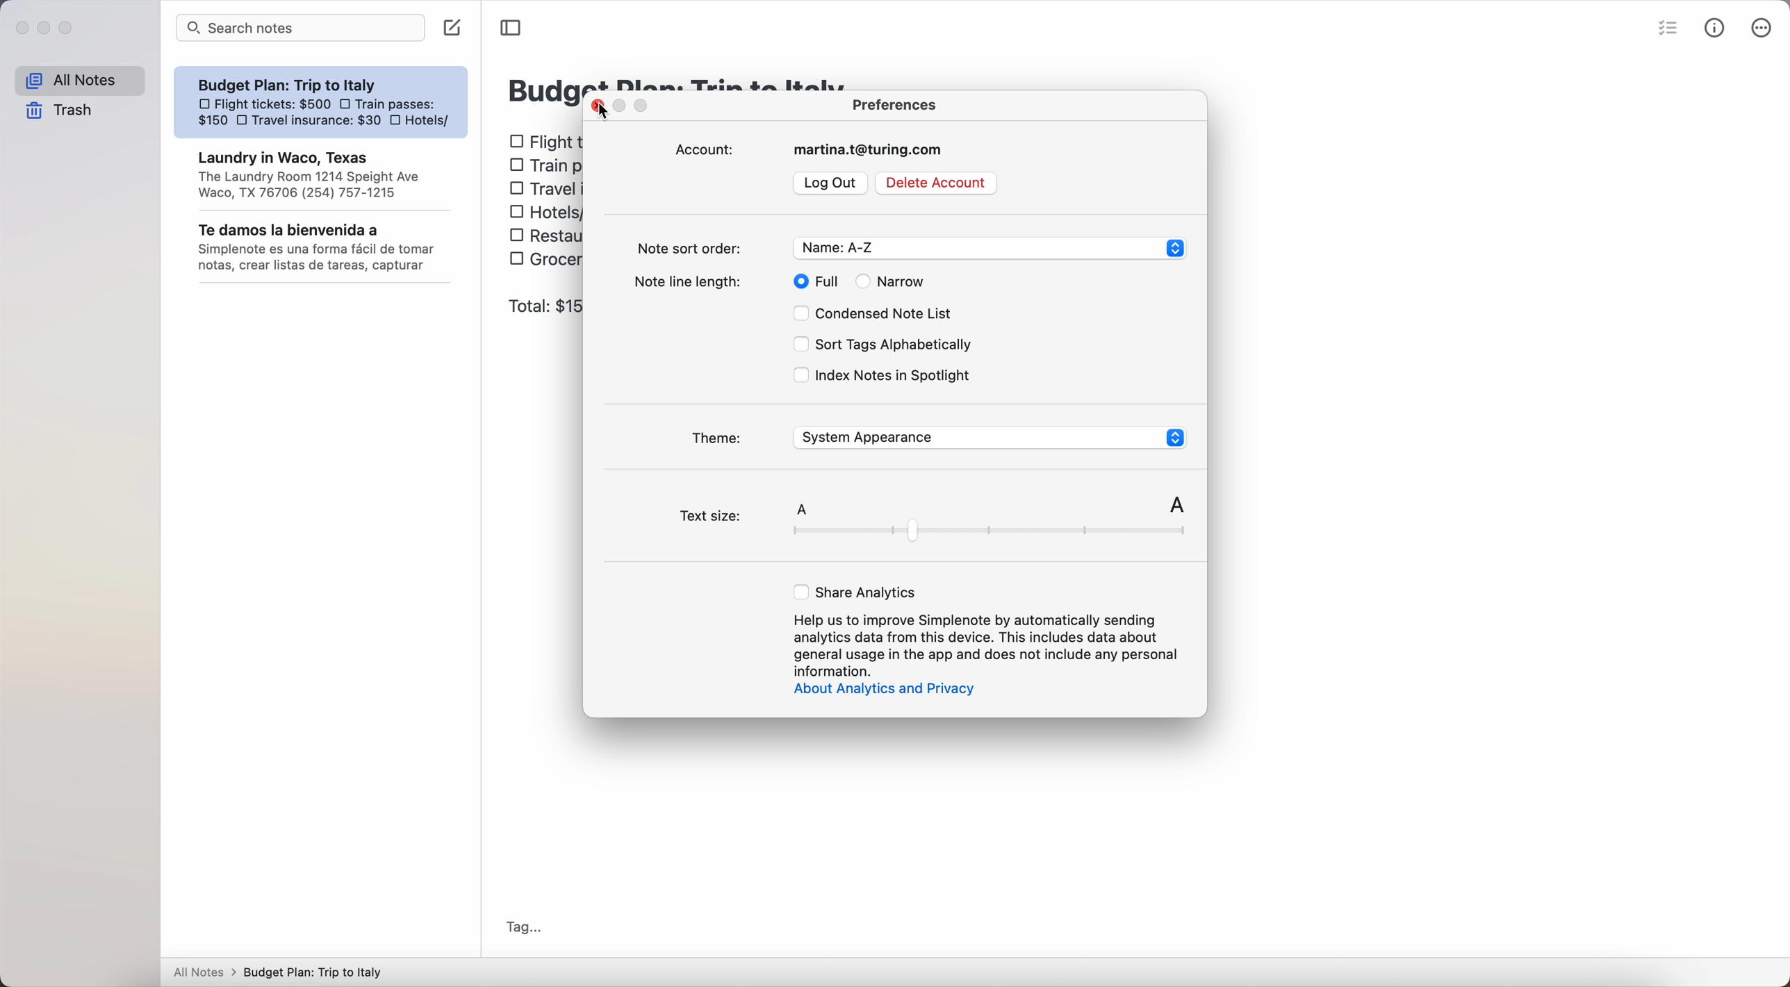  I want to click on minimize Simplenote, so click(46, 28).